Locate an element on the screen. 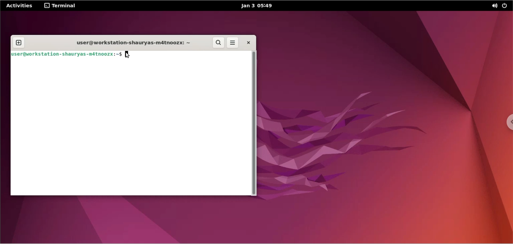 The image size is (513, 244). cursor is located at coordinates (130, 54).